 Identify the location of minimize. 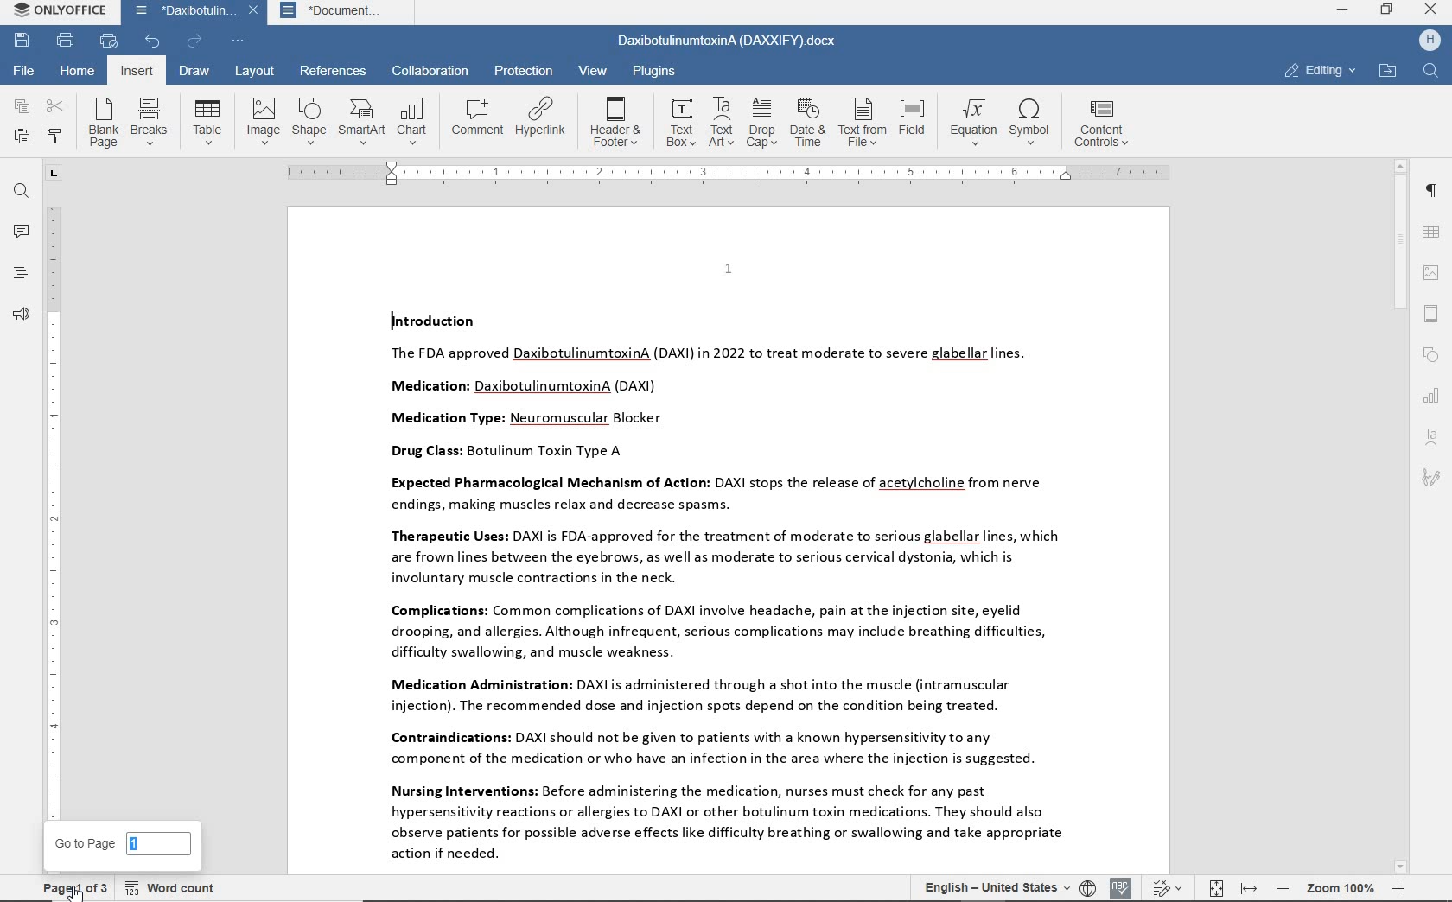
(1343, 9).